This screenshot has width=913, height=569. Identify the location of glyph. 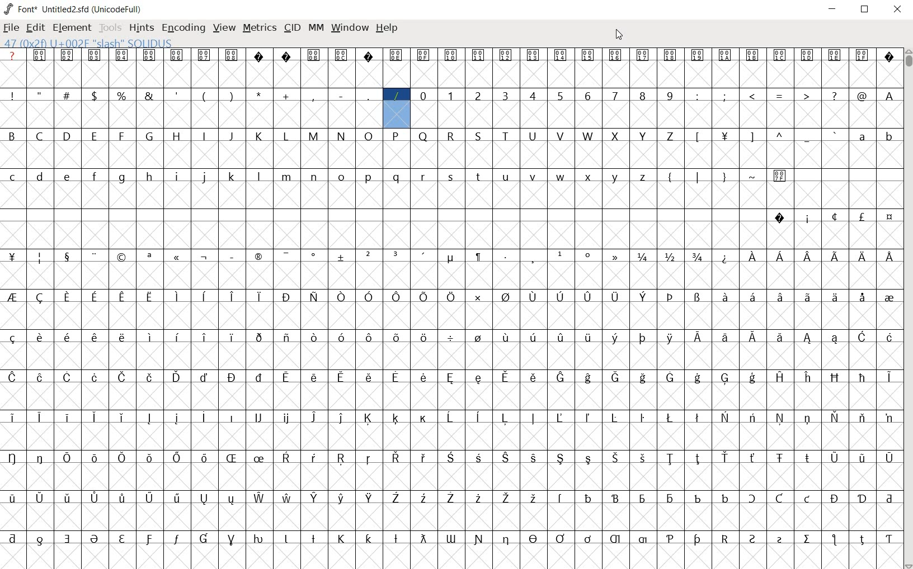
(286, 377).